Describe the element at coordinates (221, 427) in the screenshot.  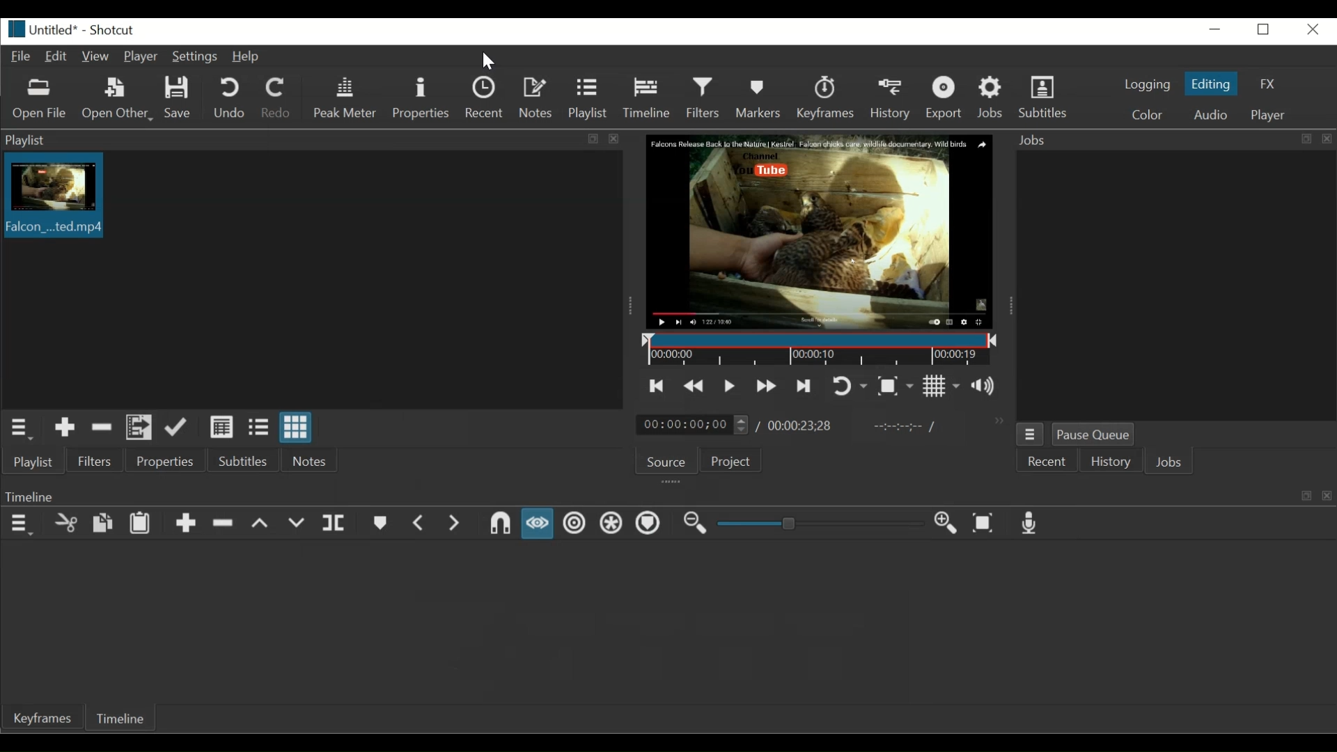
I see `View as detail` at that location.